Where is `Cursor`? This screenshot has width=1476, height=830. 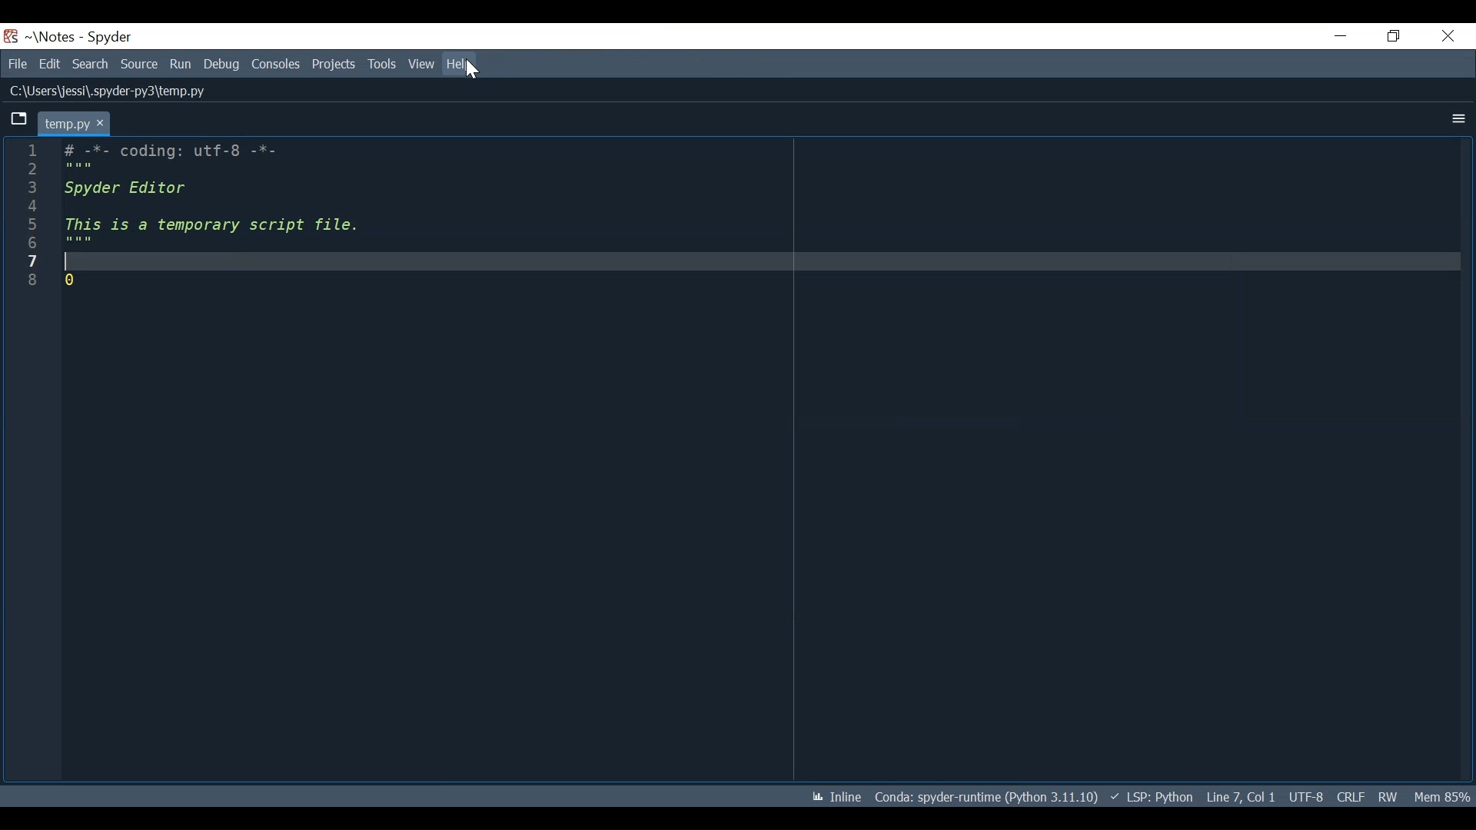 Cursor is located at coordinates (472, 70).